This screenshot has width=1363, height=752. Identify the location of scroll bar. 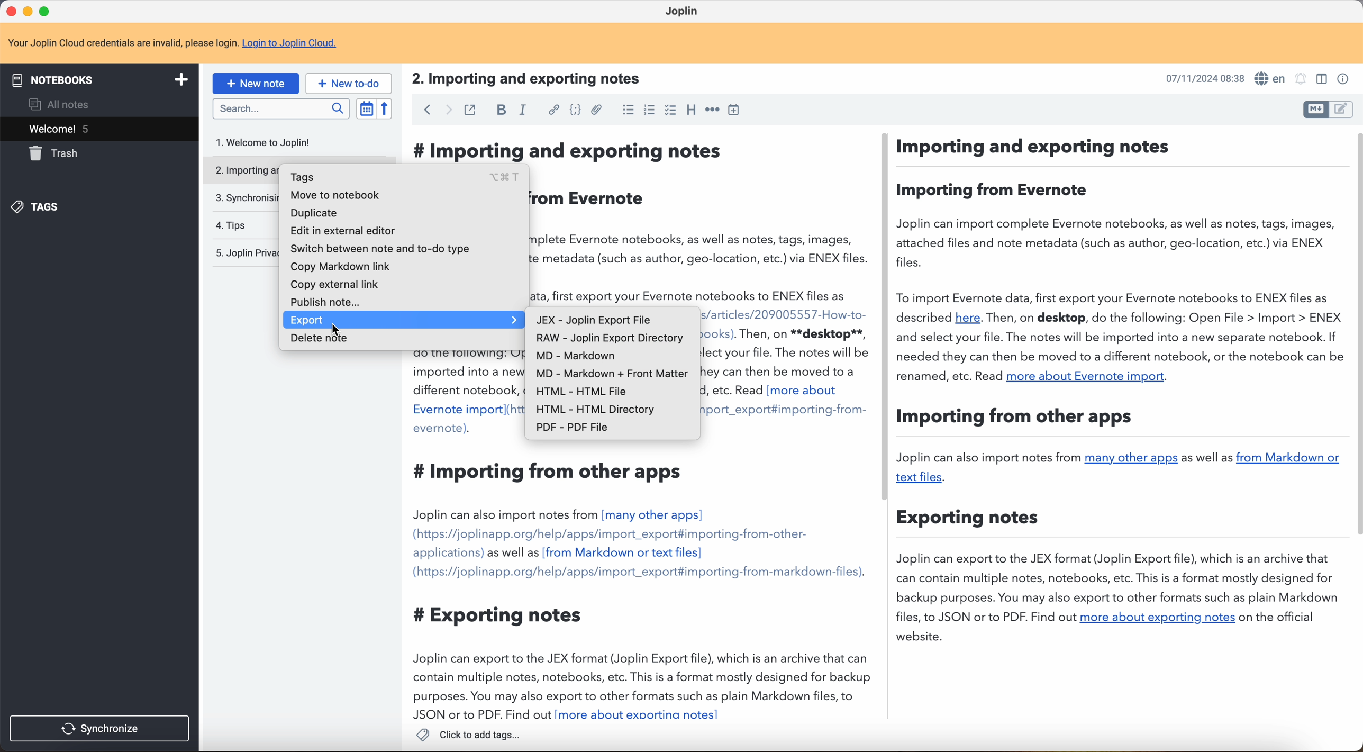
(887, 318).